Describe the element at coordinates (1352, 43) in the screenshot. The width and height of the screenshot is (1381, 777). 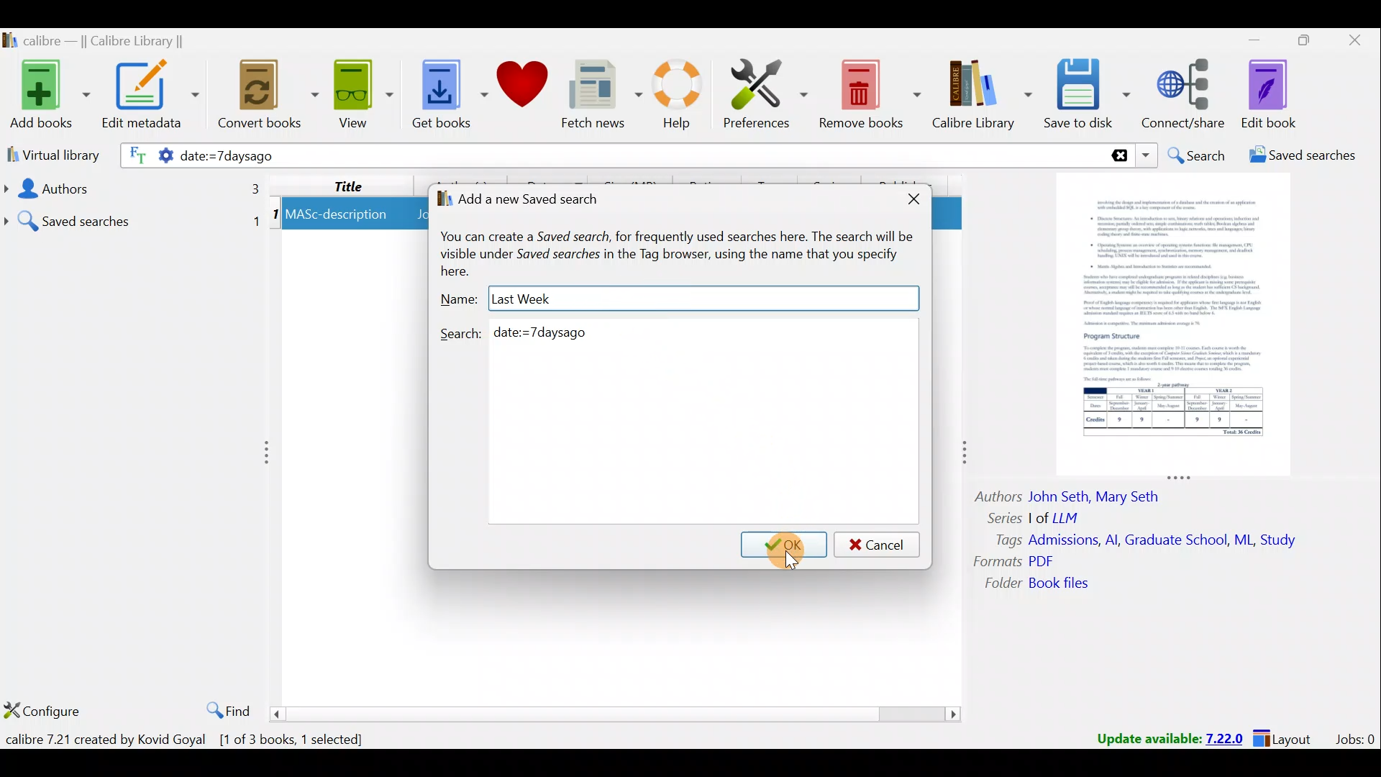
I see `Close` at that location.